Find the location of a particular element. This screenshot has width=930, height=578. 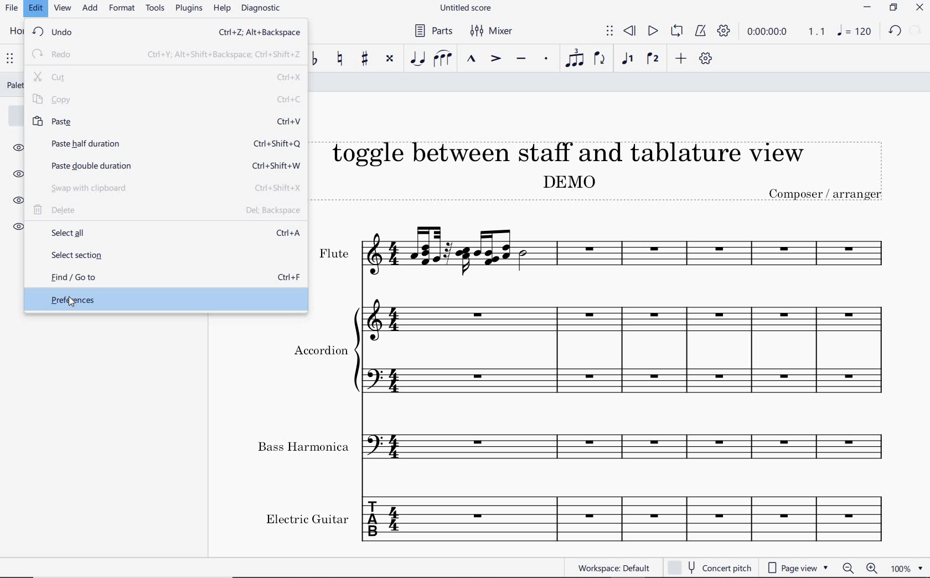

cut is located at coordinates (168, 77).